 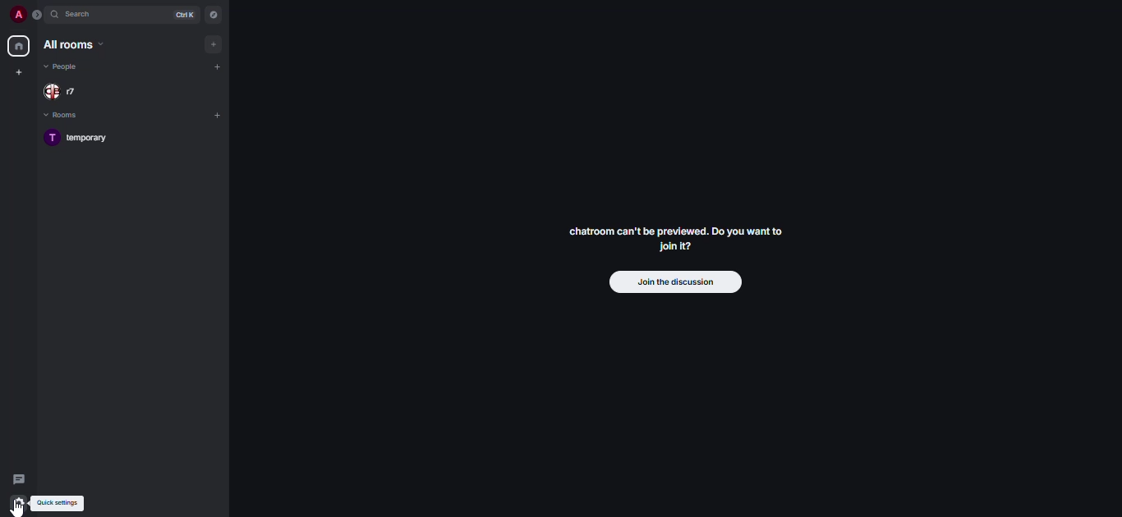 I want to click on quick settings, so click(x=57, y=502).